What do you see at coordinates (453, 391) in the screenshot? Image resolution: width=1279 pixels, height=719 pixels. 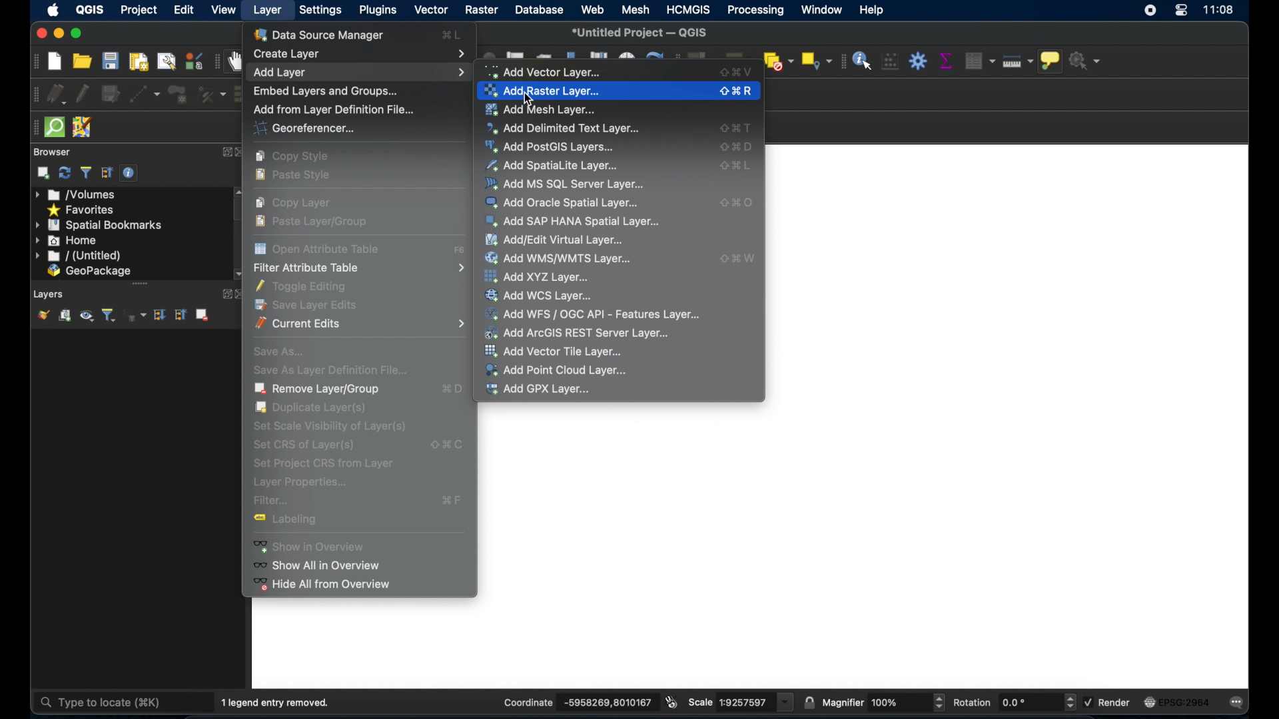 I see `remove layer shortcut` at bounding box center [453, 391].